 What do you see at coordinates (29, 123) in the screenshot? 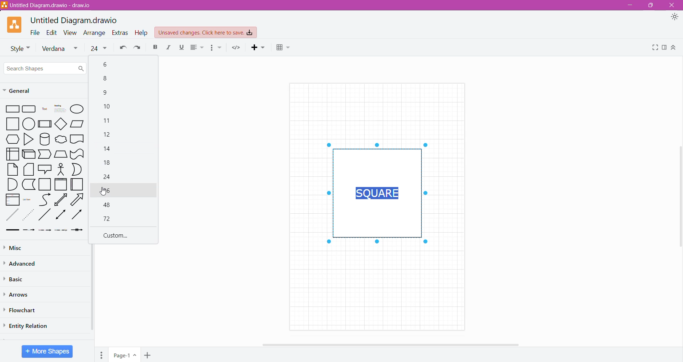
I see `circle` at bounding box center [29, 123].